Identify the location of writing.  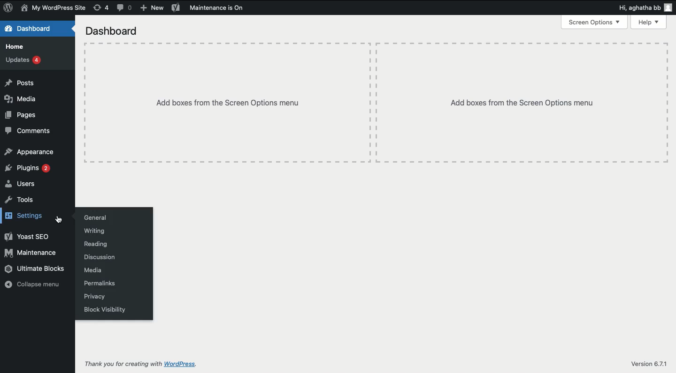
(92, 231).